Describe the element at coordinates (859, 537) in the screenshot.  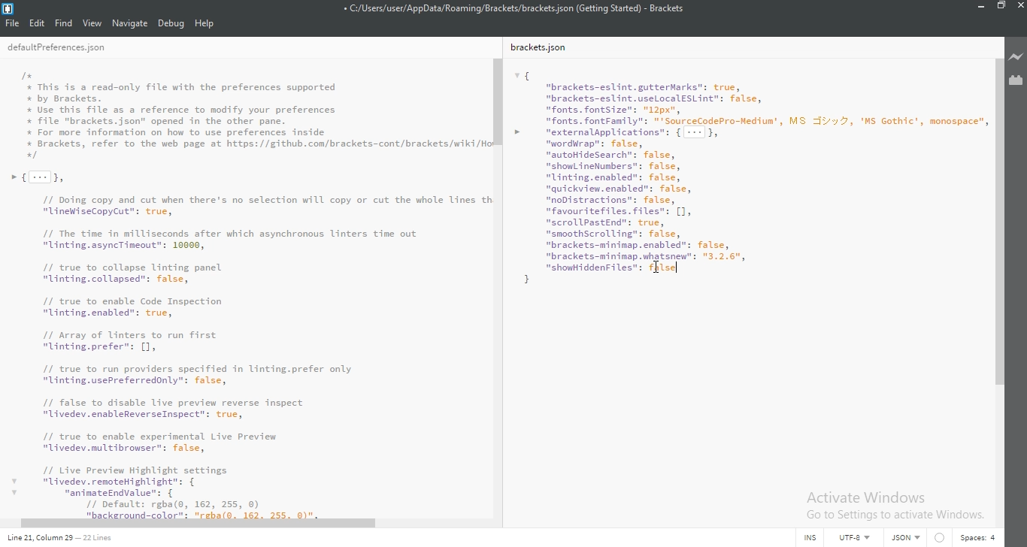
I see `UTF-8` at that location.